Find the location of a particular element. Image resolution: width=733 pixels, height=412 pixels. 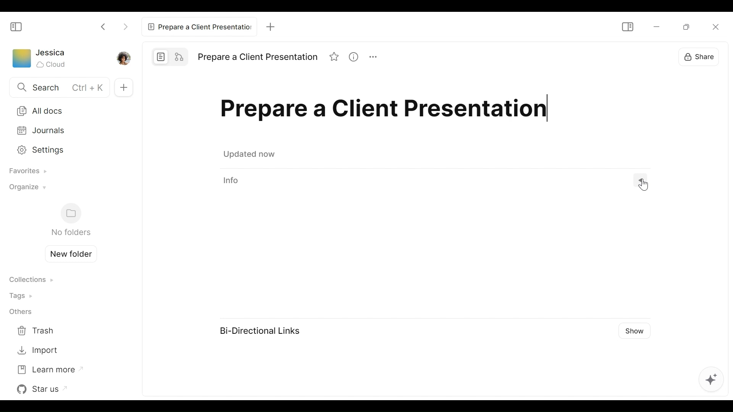

Edgeless mode is located at coordinates (180, 56).